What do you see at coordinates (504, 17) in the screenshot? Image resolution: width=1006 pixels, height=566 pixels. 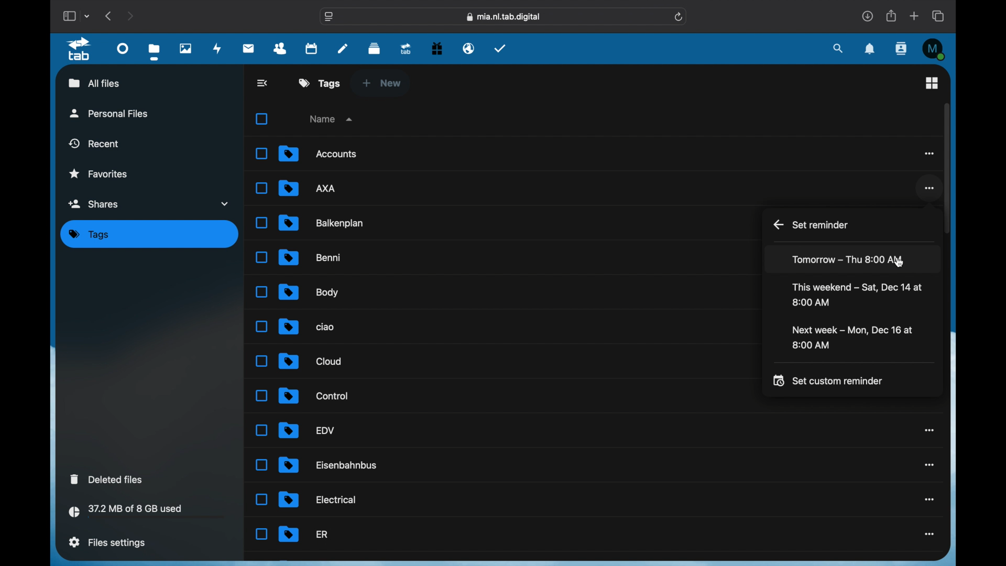 I see `web address` at bounding box center [504, 17].